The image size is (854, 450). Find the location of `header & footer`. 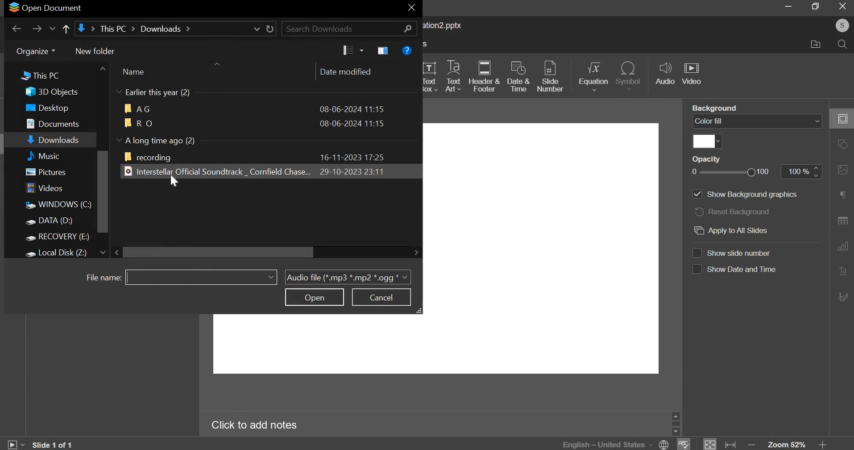

header & footer is located at coordinates (486, 77).